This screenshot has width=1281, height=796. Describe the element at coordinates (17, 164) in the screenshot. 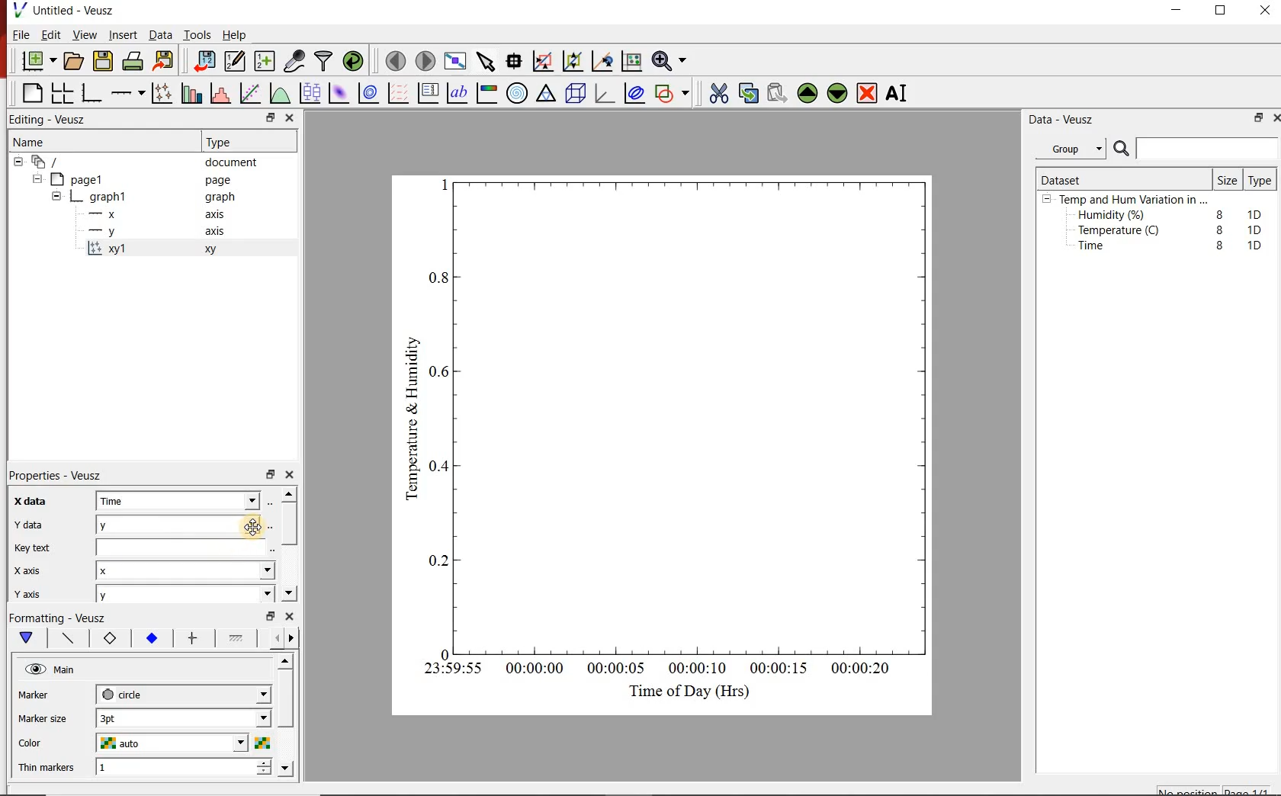

I see `hide sub menu` at that location.